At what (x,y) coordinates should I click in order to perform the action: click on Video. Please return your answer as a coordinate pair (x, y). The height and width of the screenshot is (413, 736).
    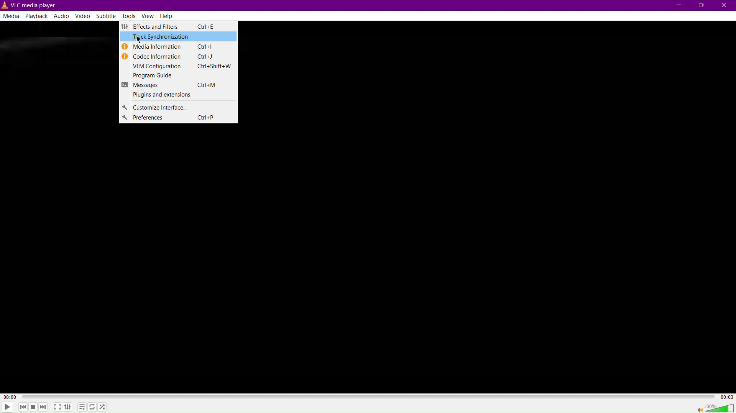
    Looking at the image, I should click on (84, 16).